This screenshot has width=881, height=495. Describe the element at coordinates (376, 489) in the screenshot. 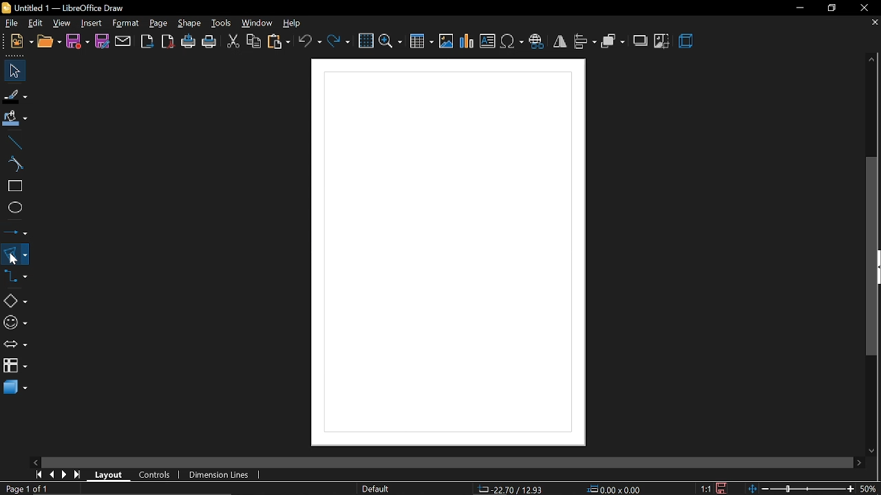

I see `page style` at that location.